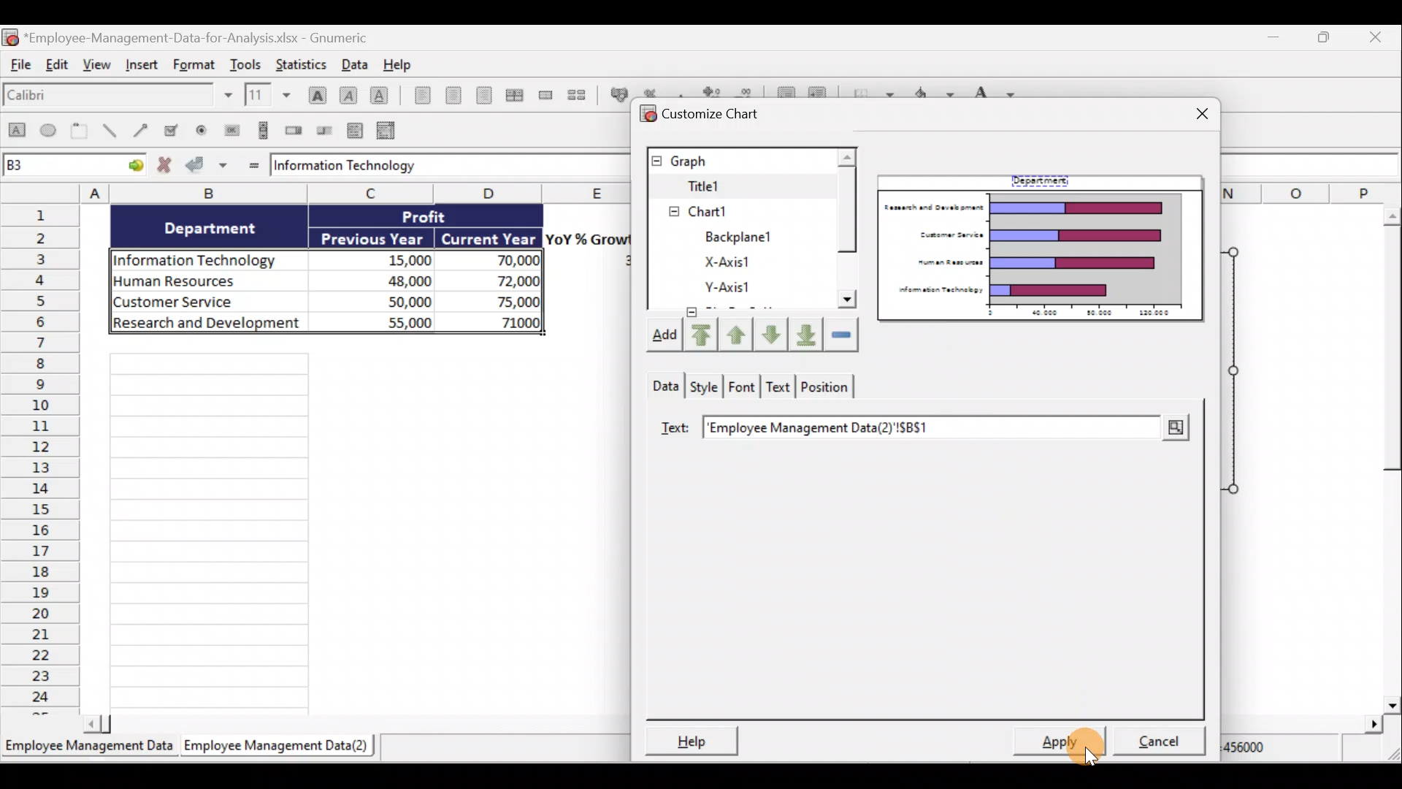  Describe the element at coordinates (264, 129) in the screenshot. I see `Create a scrollbar` at that location.